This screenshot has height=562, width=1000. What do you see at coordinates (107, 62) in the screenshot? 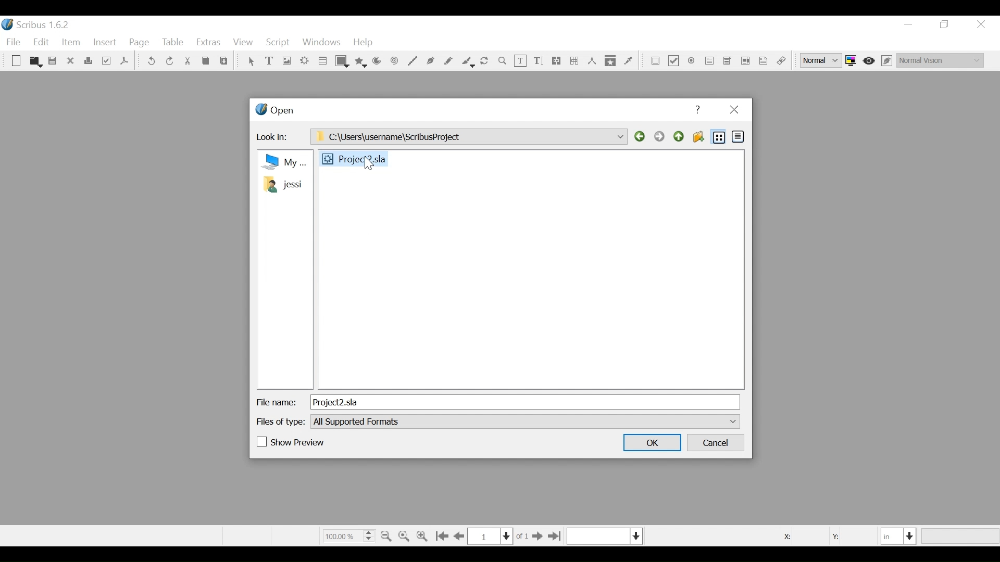
I see `Preflight Verifier` at bounding box center [107, 62].